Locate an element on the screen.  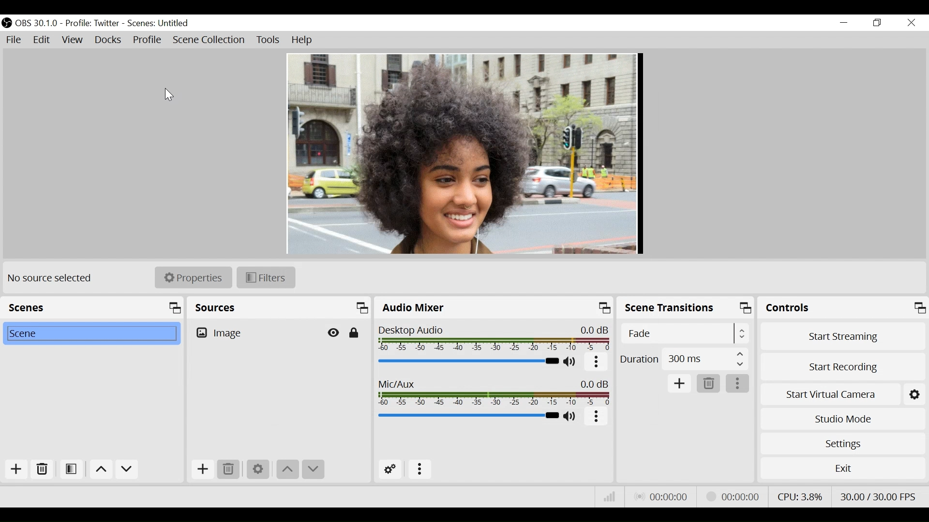
move up is located at coordinates (101, 470).